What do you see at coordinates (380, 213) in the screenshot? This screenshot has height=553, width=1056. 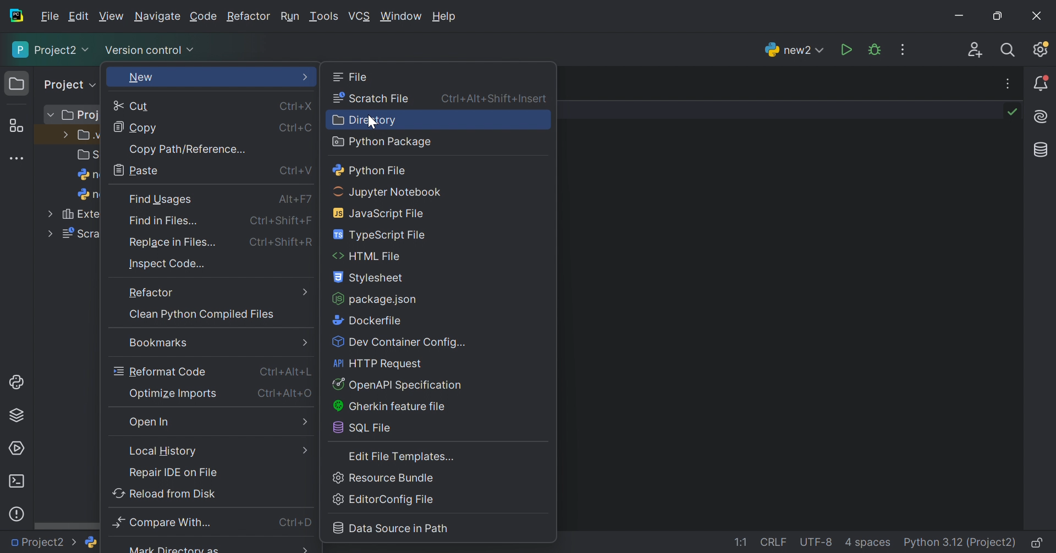 I see `JavaScript file` at bounding box center [380, 213].